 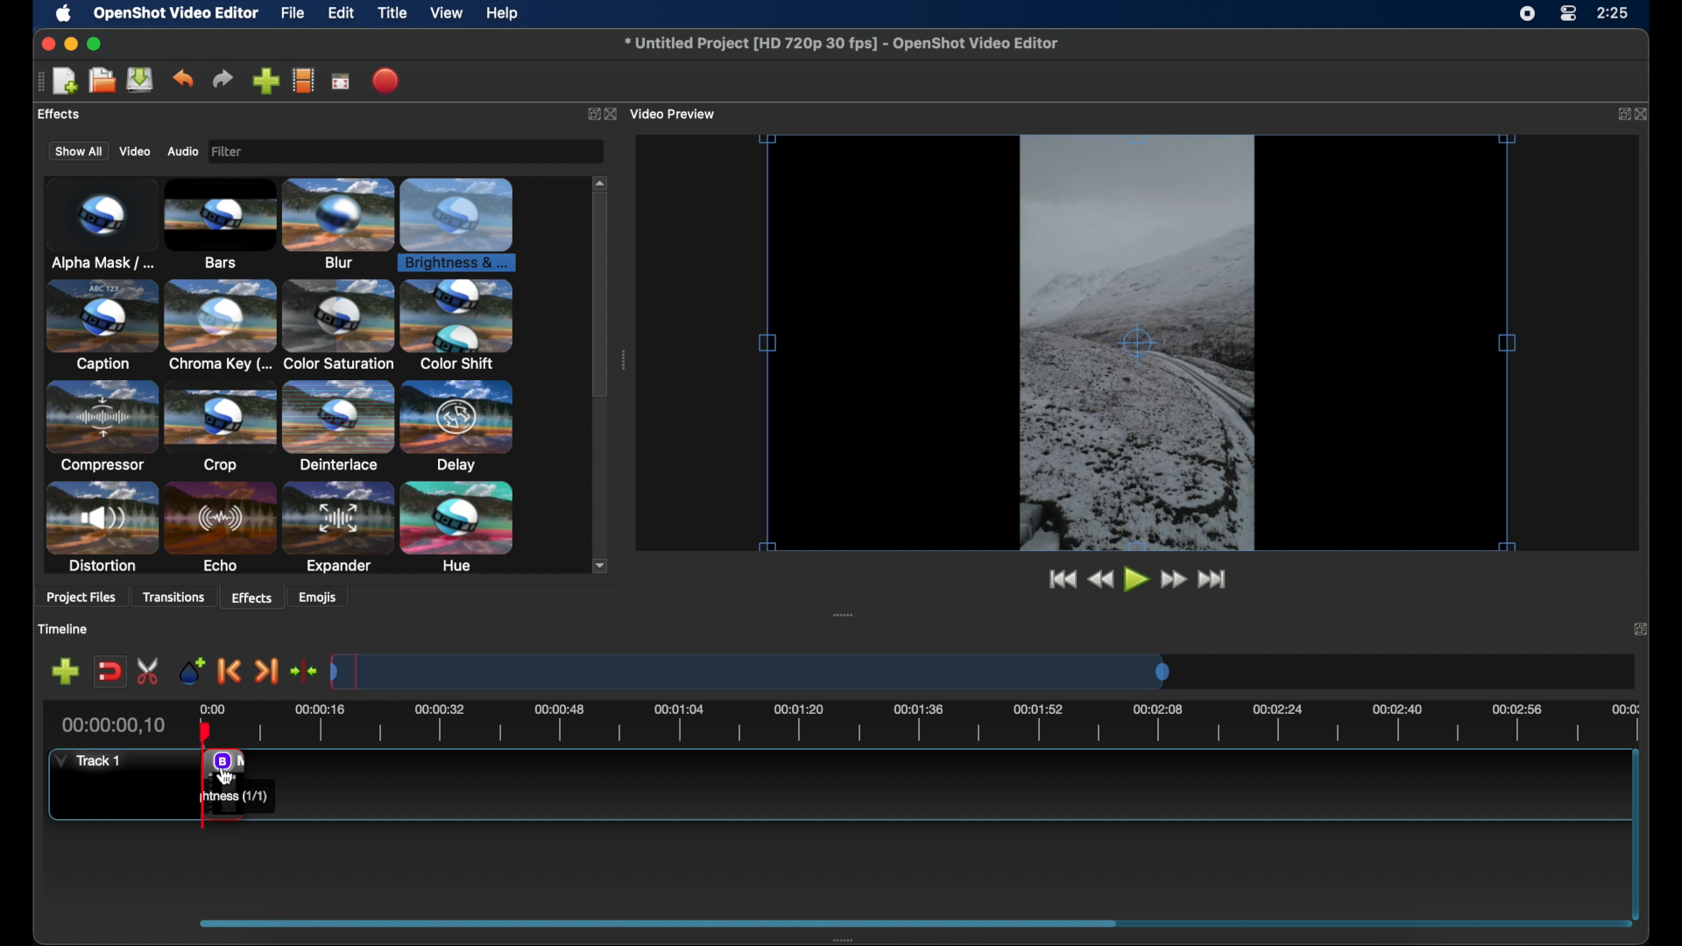 I want to click on effects, so click(x=59, y=114).